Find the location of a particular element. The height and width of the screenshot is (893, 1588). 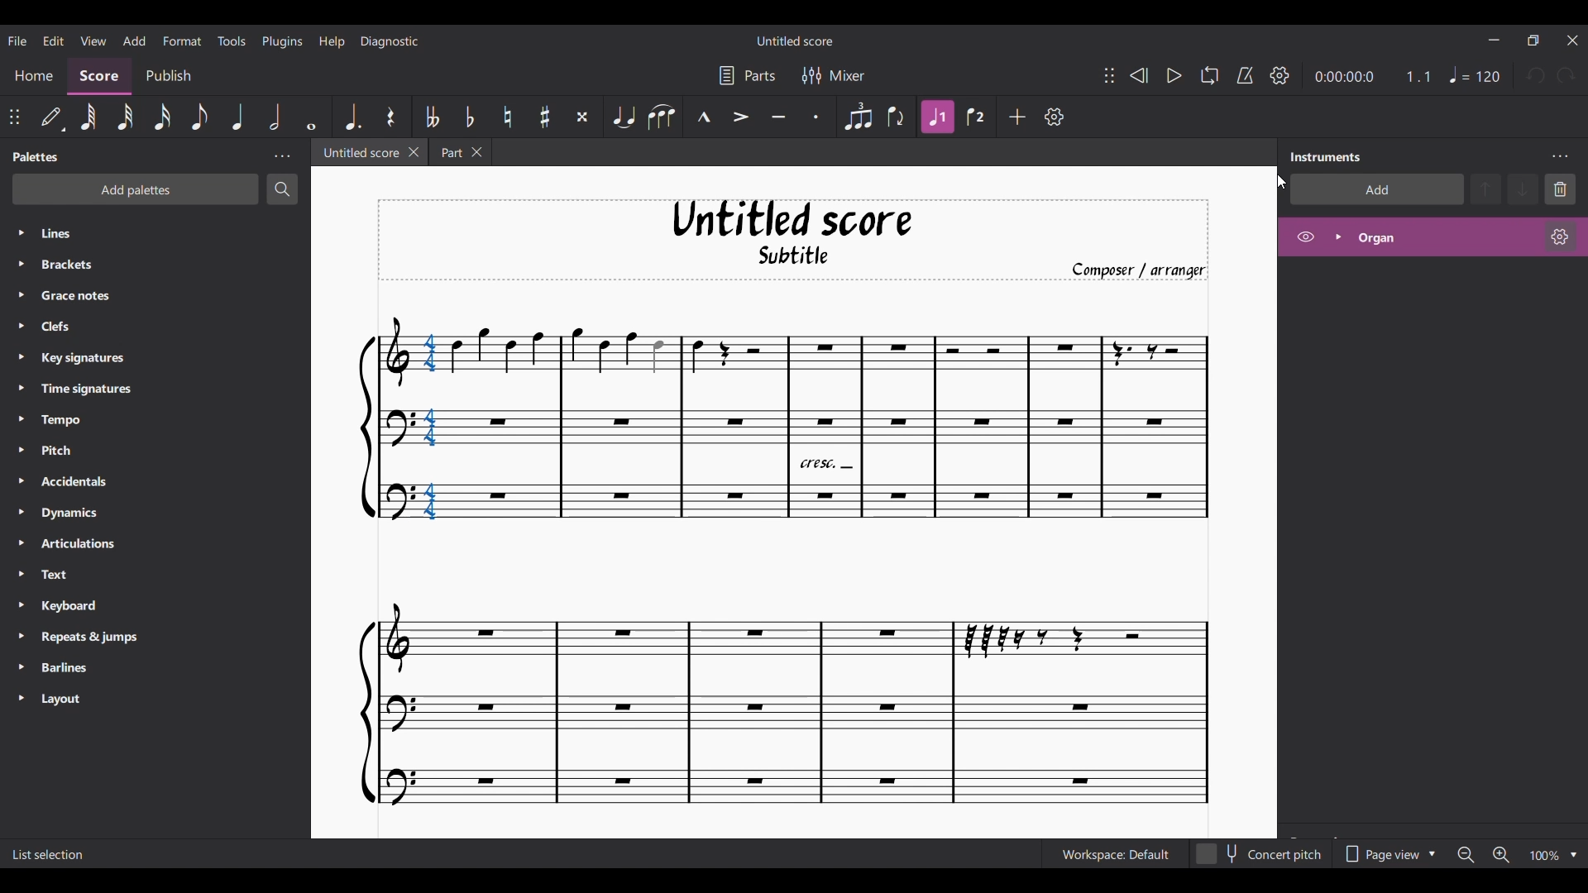

Palette panel settings is located at coordinates (282, 157).